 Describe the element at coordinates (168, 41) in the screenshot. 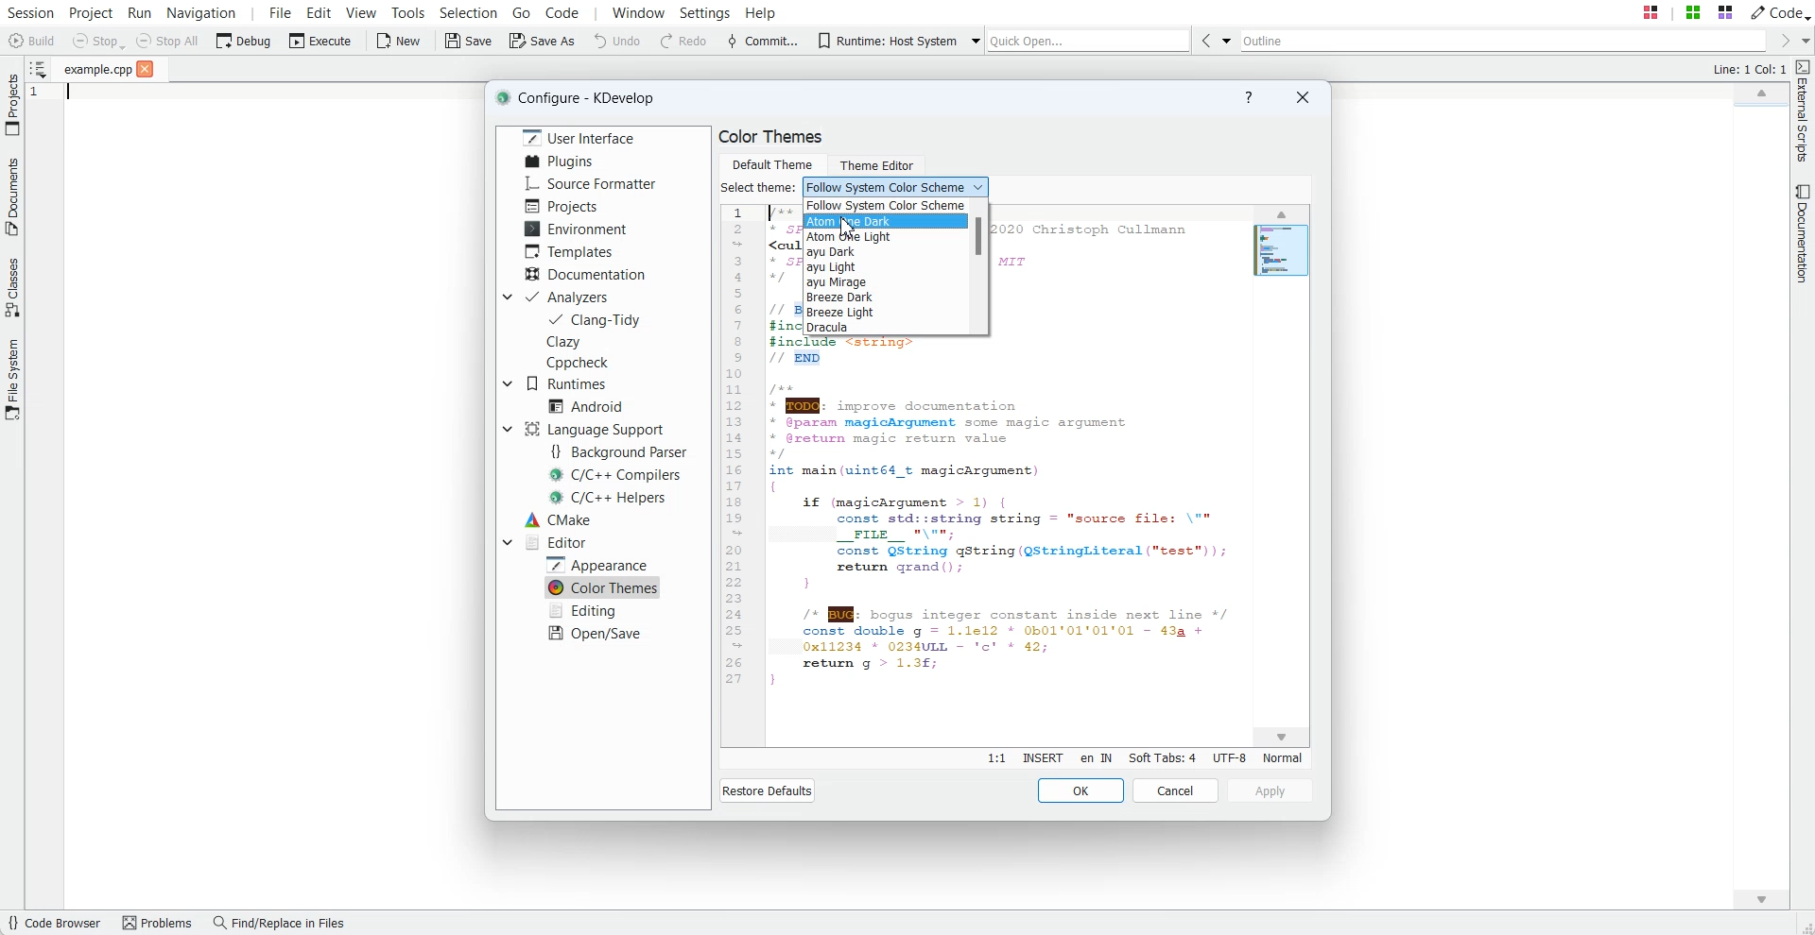

I see `Stop All` at that location.